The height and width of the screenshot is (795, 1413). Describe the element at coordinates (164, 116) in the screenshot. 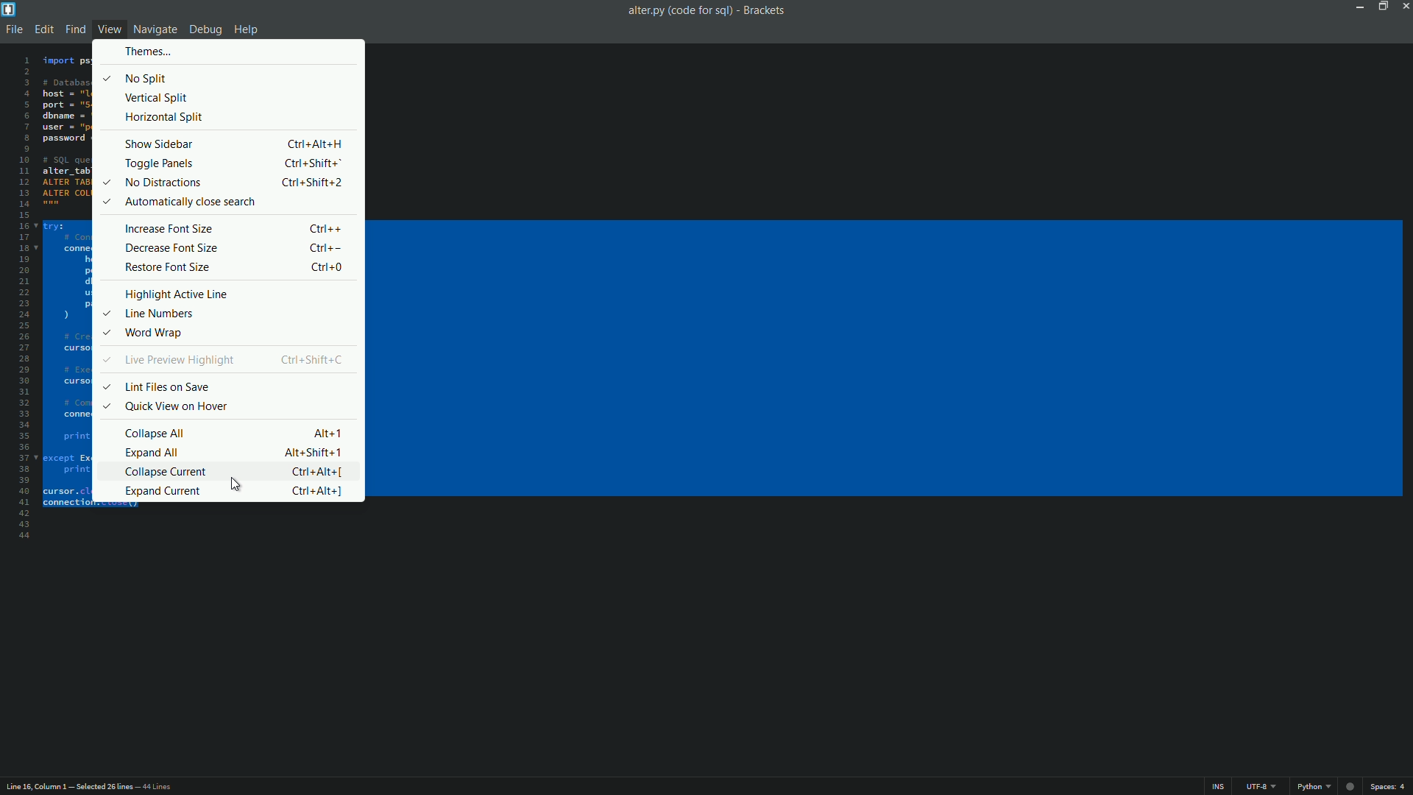

I see `horizontal split` at that location.